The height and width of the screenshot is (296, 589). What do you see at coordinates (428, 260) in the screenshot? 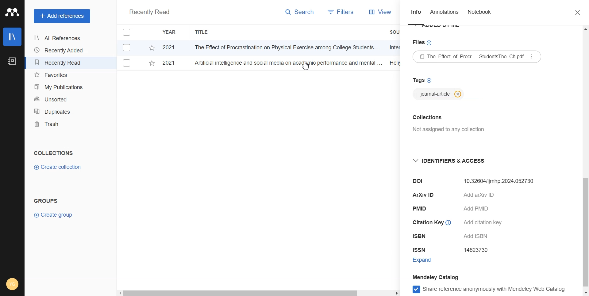
I see `Expand` at bounding box center [428, 260].